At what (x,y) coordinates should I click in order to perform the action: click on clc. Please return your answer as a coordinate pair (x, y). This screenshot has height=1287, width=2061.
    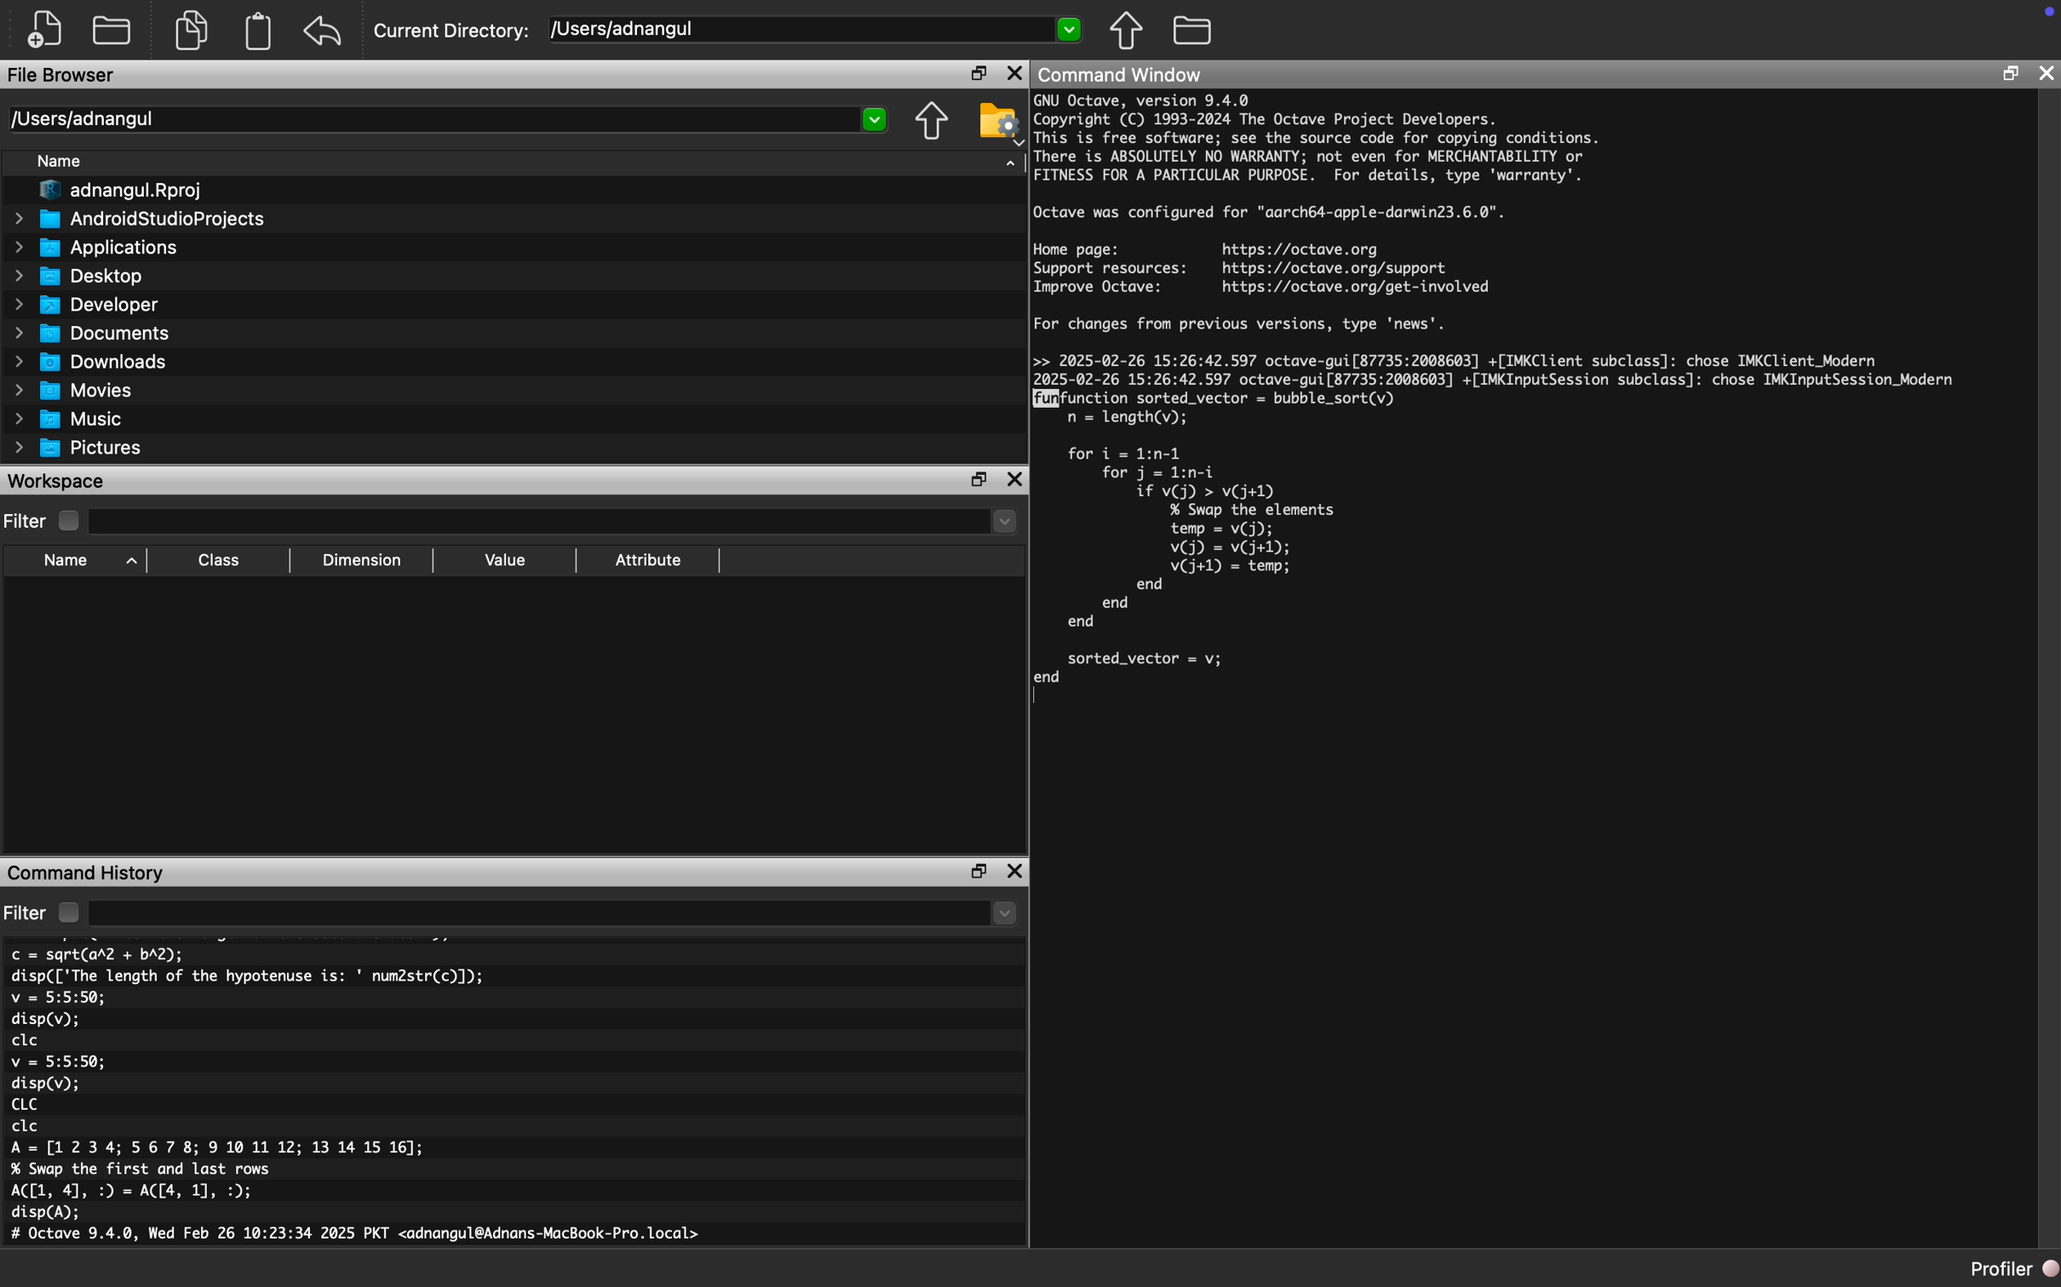
    Looking at the image, I should click on (26, 1127).